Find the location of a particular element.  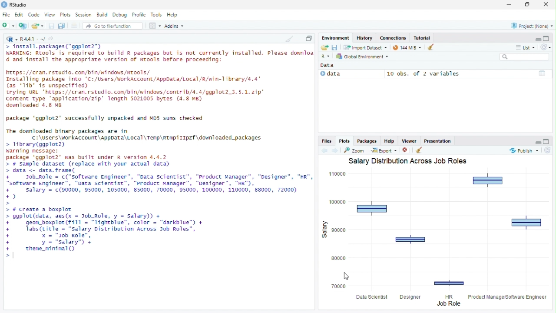

R language version - R 4.4.4 is located at coordinates (33, 40).